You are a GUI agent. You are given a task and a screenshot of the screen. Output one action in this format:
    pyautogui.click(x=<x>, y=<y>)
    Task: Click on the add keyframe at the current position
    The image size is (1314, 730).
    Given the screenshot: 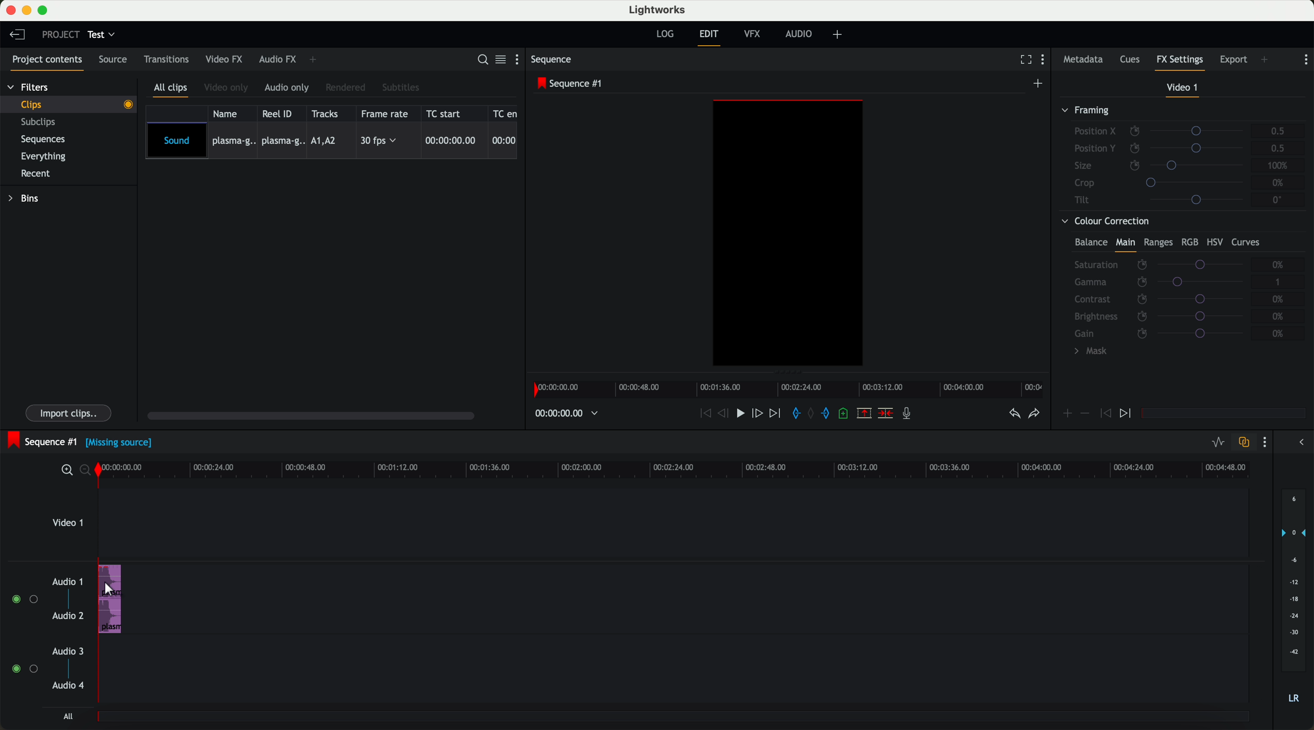 What is the action you would take?
    pyautogui.click(x=1068, y=414)
    